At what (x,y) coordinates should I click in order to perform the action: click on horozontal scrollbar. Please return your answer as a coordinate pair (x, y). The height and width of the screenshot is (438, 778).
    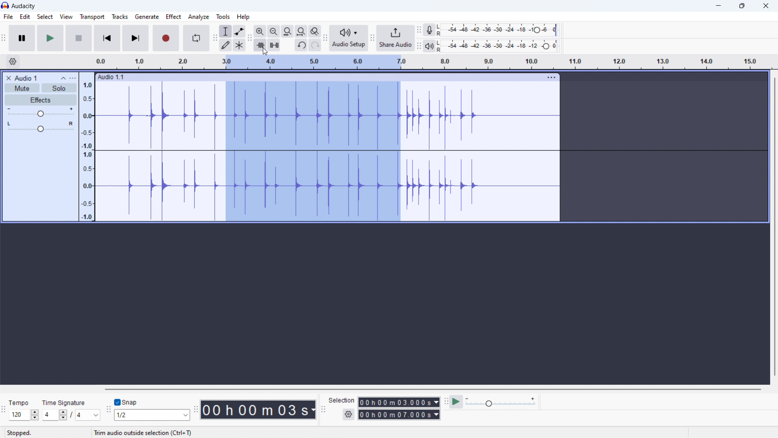
    Looking at the image, I should click on (432, 389).